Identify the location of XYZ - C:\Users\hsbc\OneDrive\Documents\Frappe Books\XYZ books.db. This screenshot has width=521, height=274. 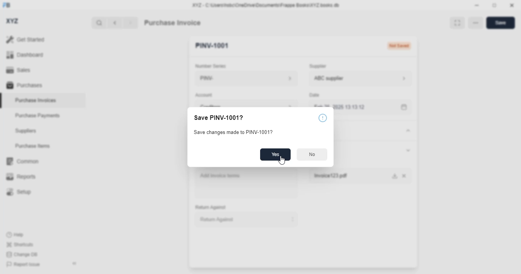
(266, 5).